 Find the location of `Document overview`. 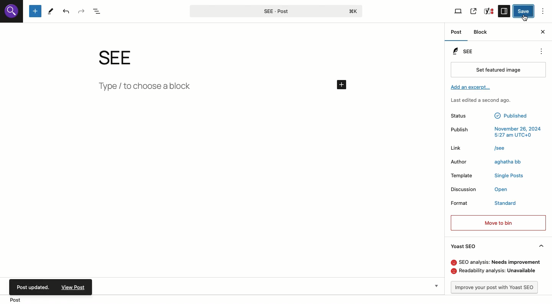

Document overview is located at coordinates (98, 11).